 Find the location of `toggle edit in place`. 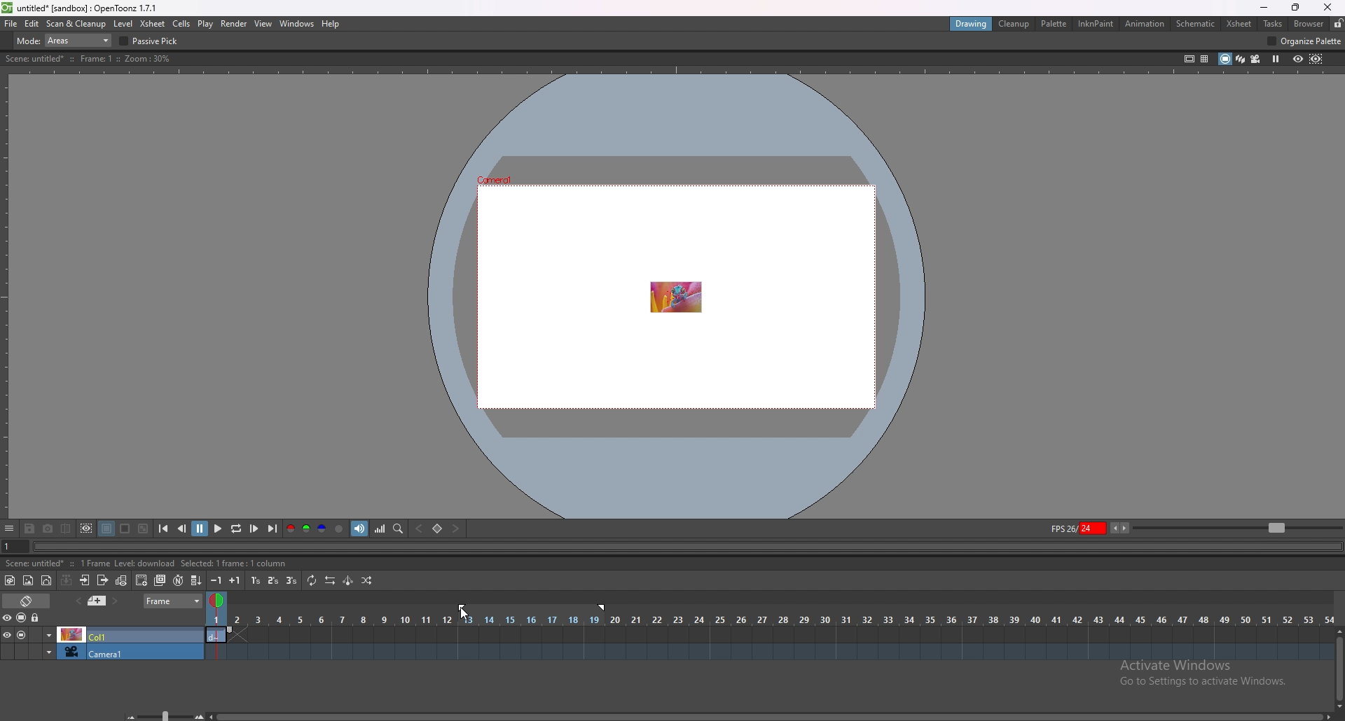

toggle edit in place is located at coordinates (123, 582).